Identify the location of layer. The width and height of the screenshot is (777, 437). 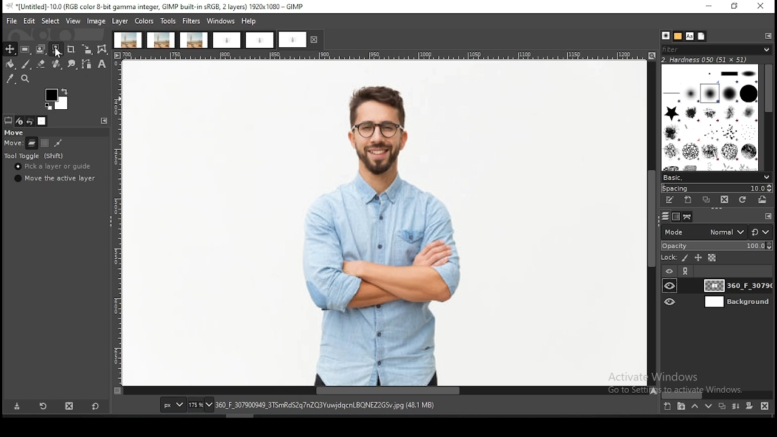
(736, 285).